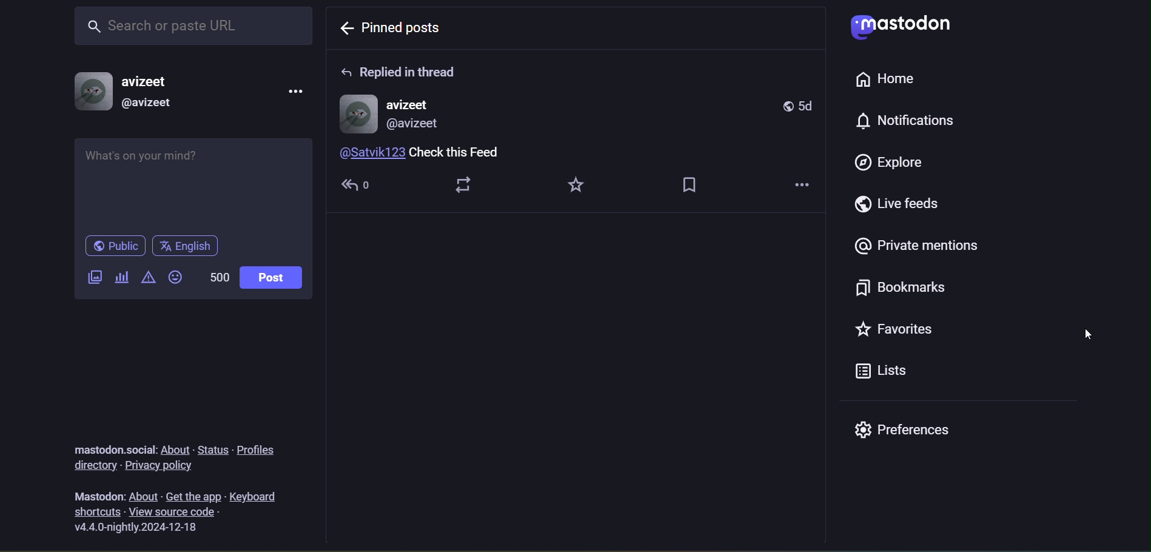  Describe the element at coordinates (152, 82) in the screenshot. I see `username` at that location.